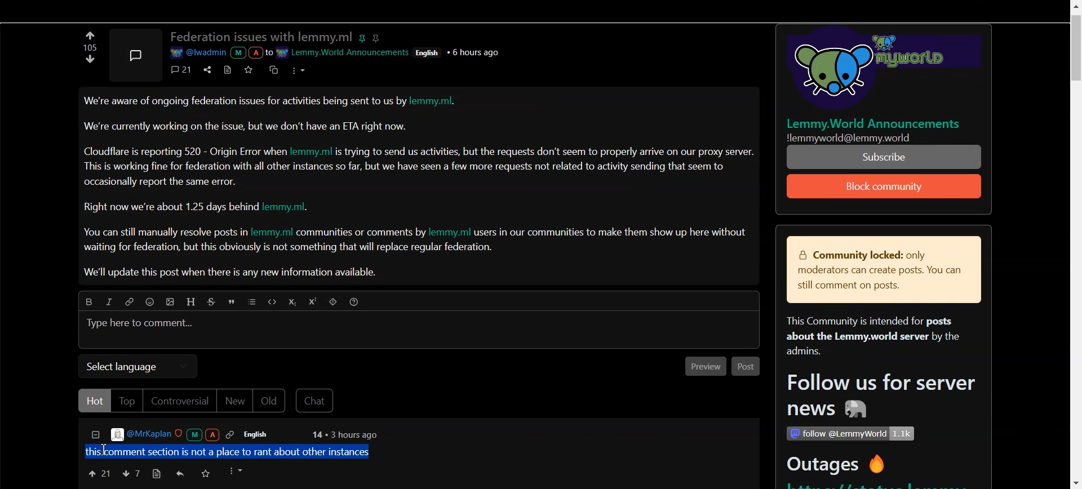  I want to click on English, so click(263, 434).